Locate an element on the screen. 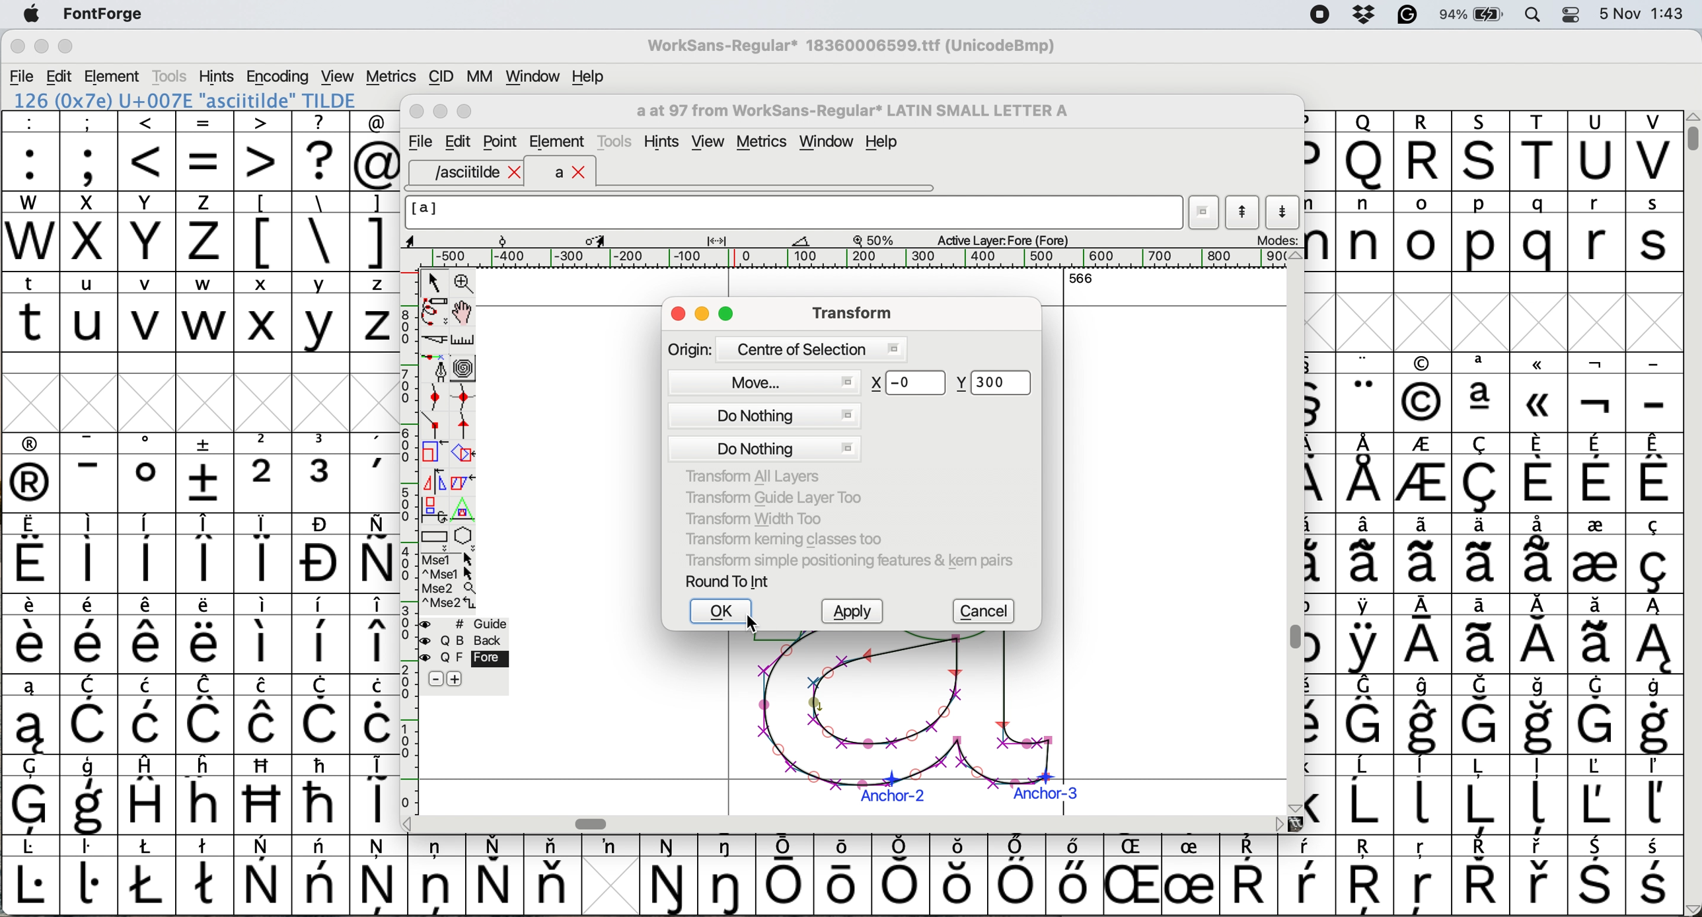 This screenshot has height=917, width=1702. symbol is located at coordinates (1542, 796).